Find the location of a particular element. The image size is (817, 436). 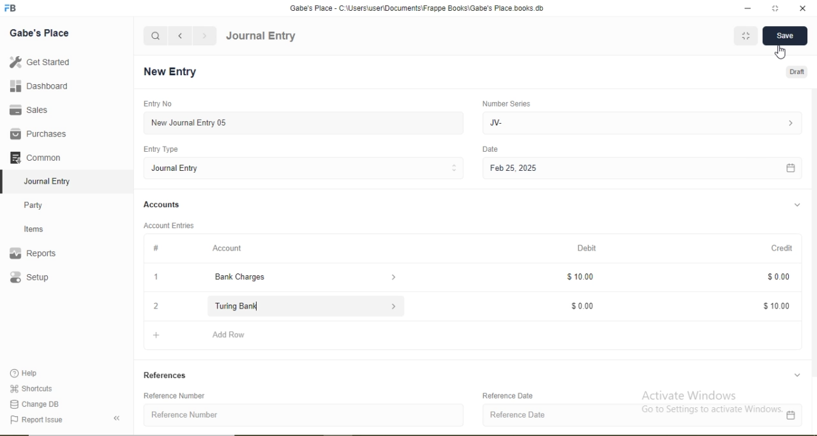

Sales is located at coordinates (34, 110).